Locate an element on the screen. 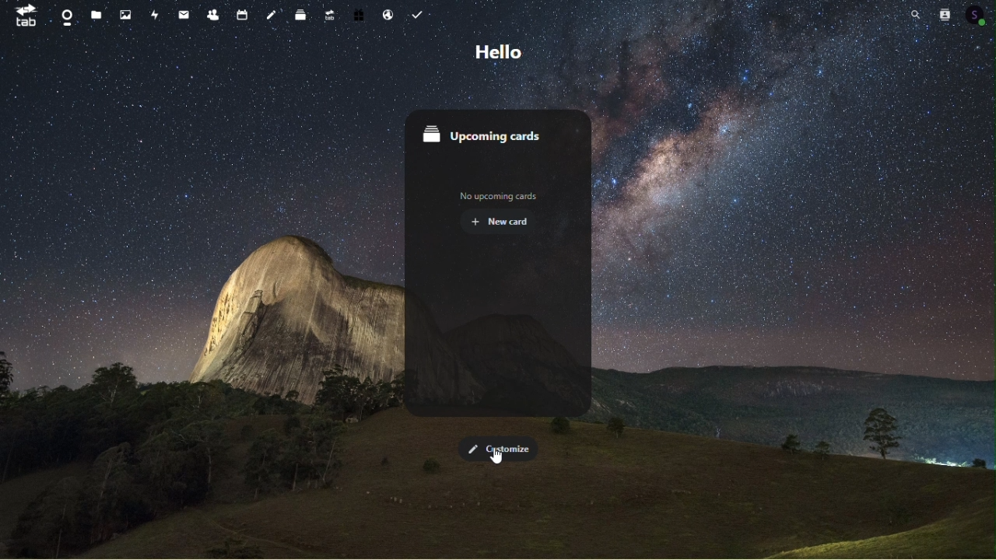 The width and height of the screenshot is (996, 560). Account icon is located at coordinates (979, 15).